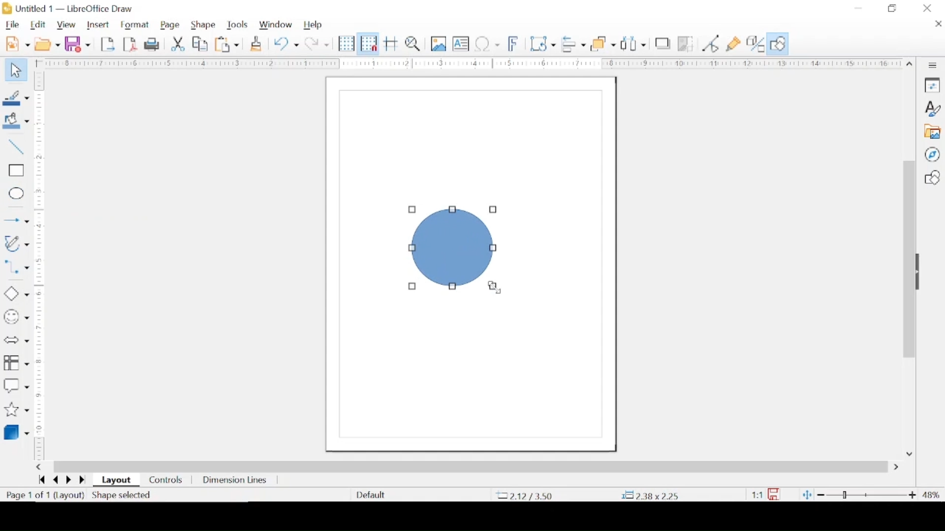 The width and height of the screenshot is (945, 531). What do you see at coordinates (922, 272) in the screenshot?
I see `drag handle` at bounding box center [922, 272].